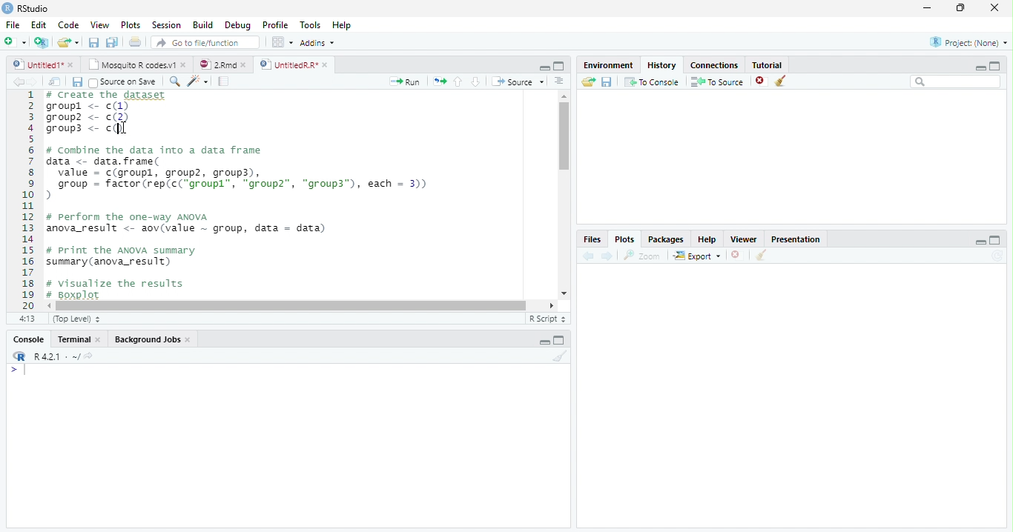  I want to click on Cursor, so click(28, 371).